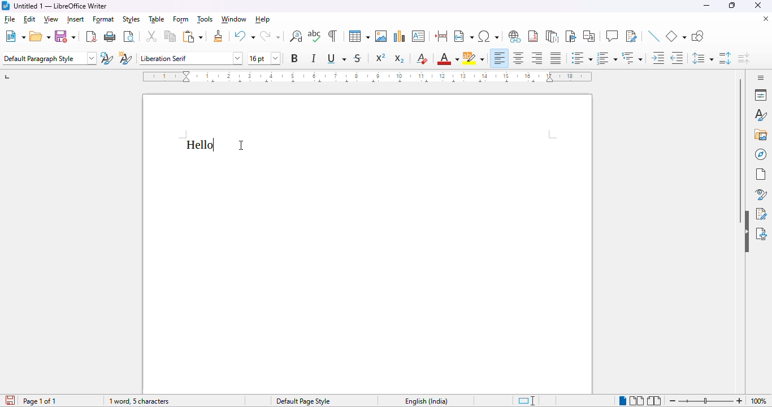  Describe the element at coordinates (131, 19) in the screenshot. I see `styles` at that location.